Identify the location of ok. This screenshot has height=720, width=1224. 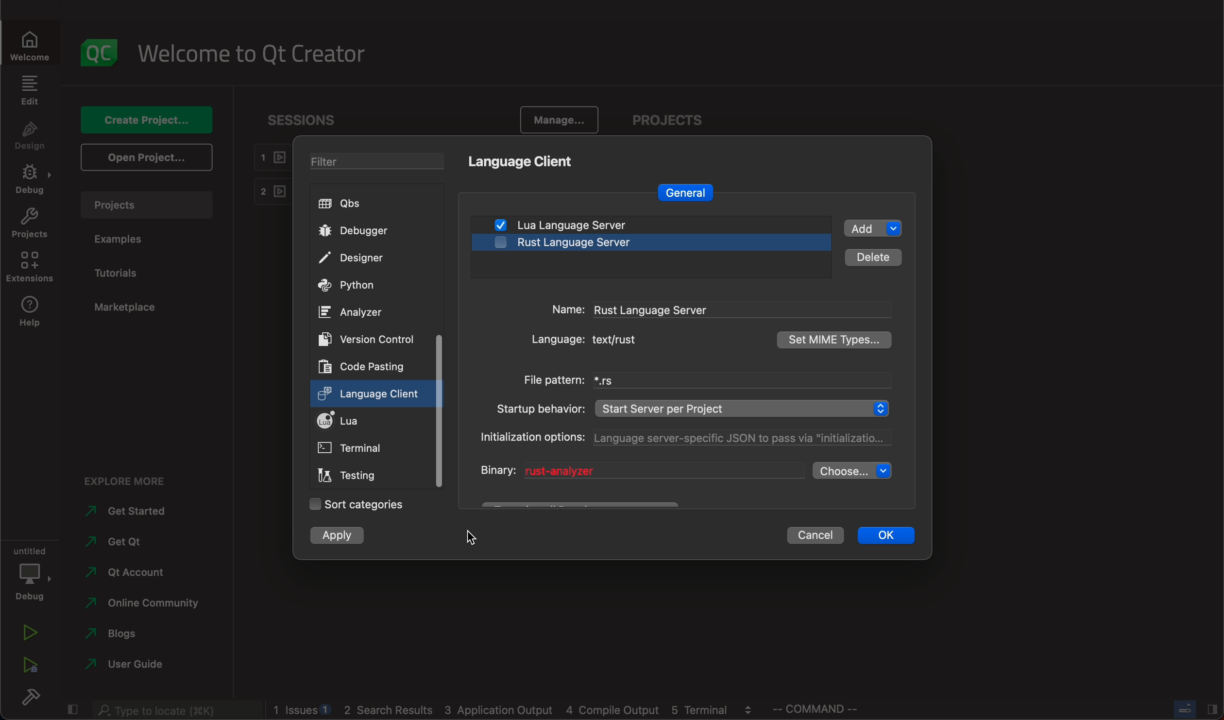
(894, 536).